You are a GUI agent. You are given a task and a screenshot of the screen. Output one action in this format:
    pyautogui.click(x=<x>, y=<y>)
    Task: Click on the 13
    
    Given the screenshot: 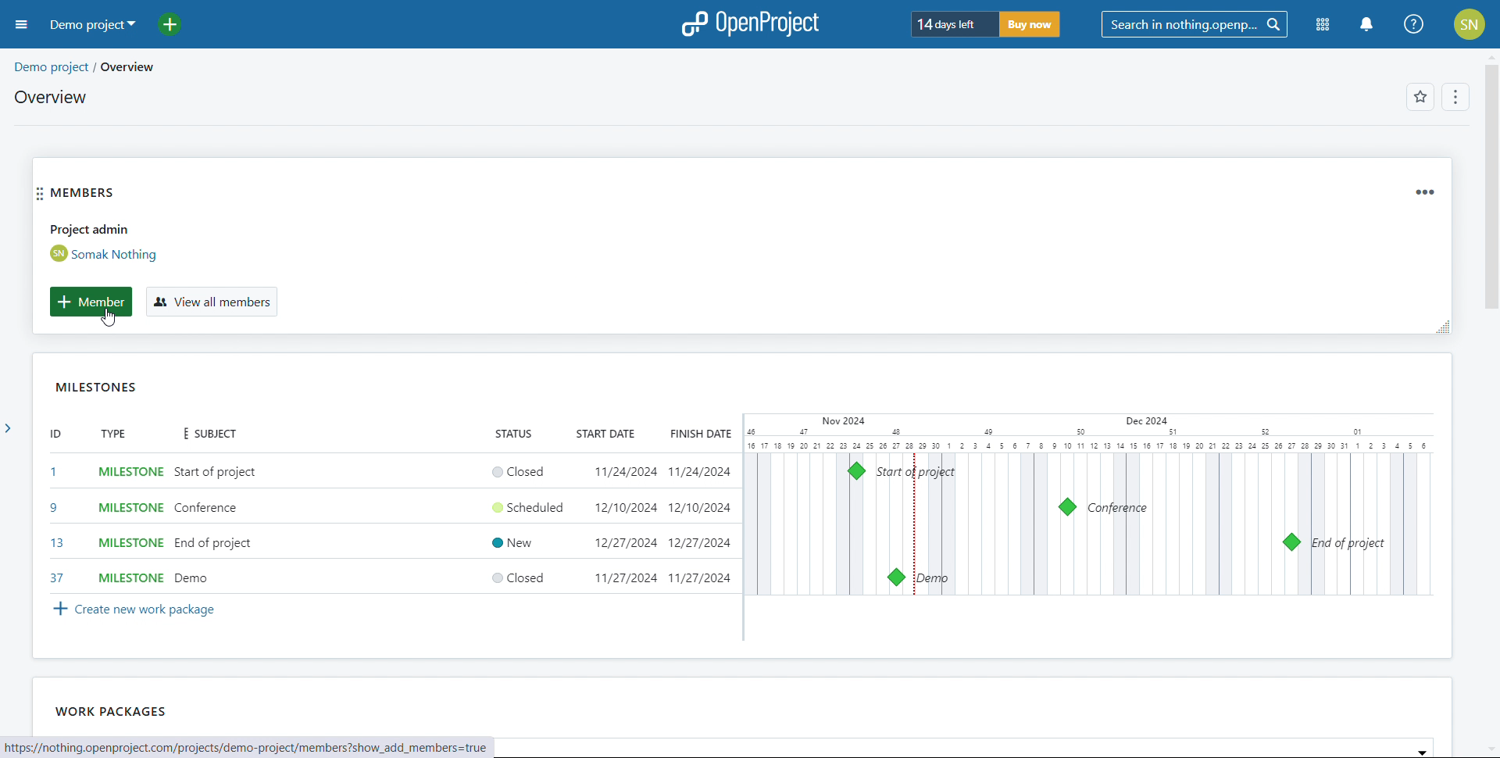 What is the action you would take?
    pyautogui.click(x=52, y=545)
    